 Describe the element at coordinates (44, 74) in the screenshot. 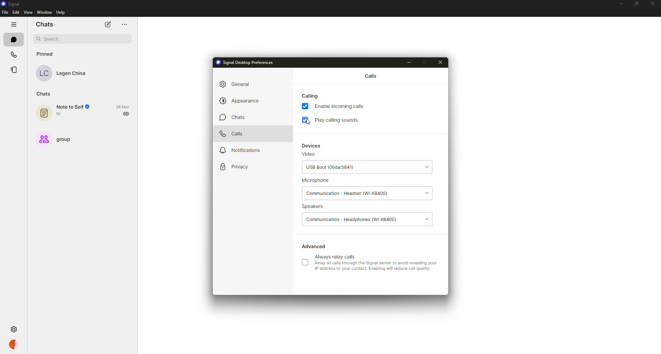

I see `LC` at that location.